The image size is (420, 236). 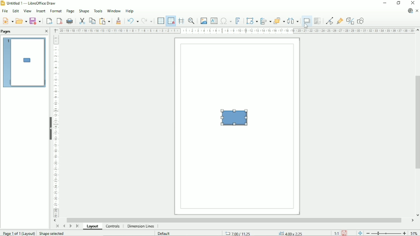 What do you see at coordinates (413, 3) in the screenshot?
I see `Close` at bounding box center [413, 3].